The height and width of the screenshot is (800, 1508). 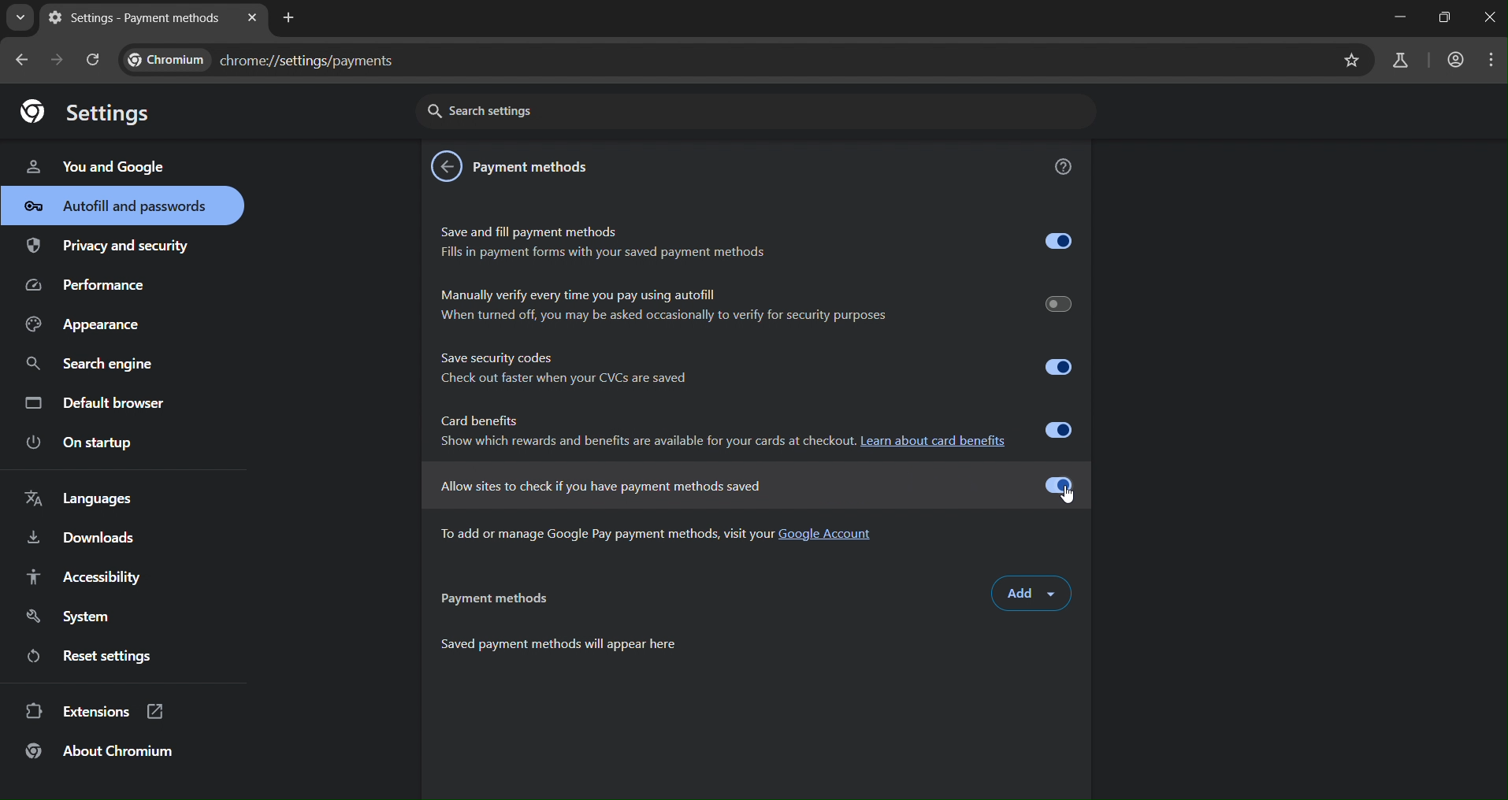 What do you see at coordinates (1457, 61) in the screenshot?
I see `account` at bounding box center [1457, 61].